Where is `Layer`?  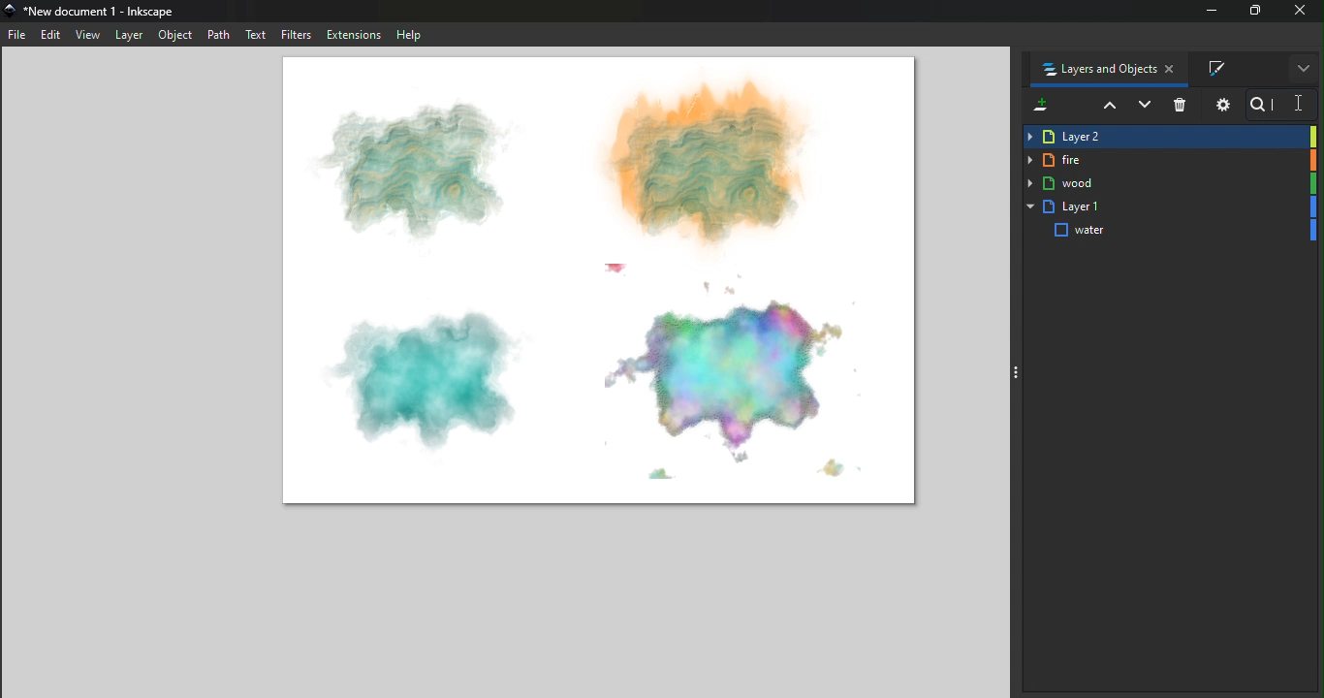
Layer is located at coordinates (128, 34).